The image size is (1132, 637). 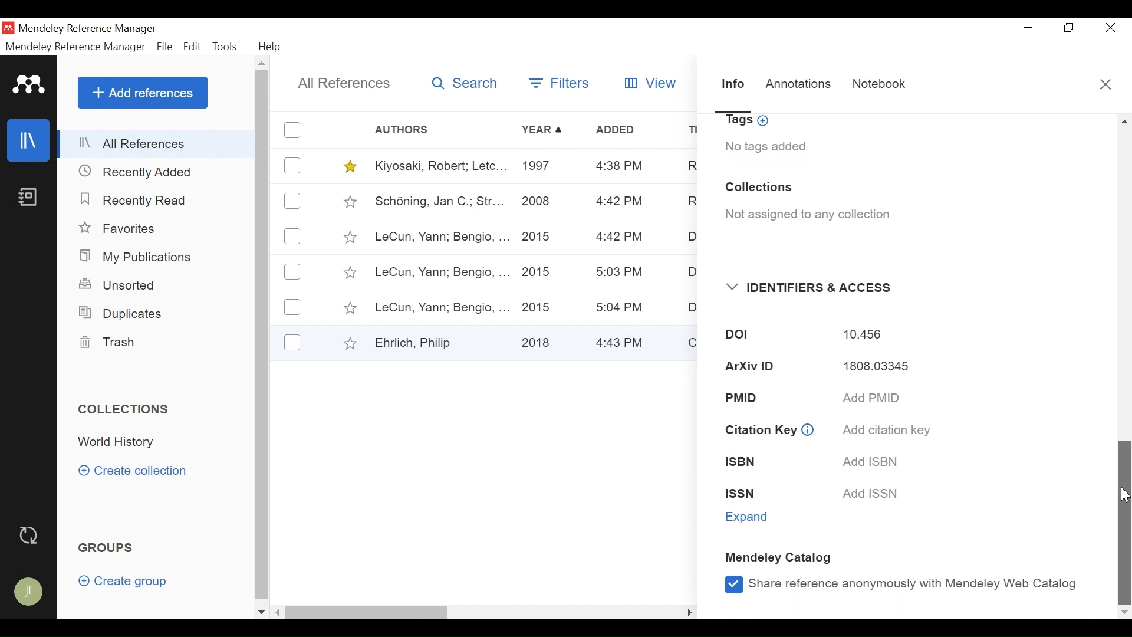 What do you see at coordinates (369, 612) in the screenshot?
I see `horizontal scroll bar` at bounding box center [369, 612].